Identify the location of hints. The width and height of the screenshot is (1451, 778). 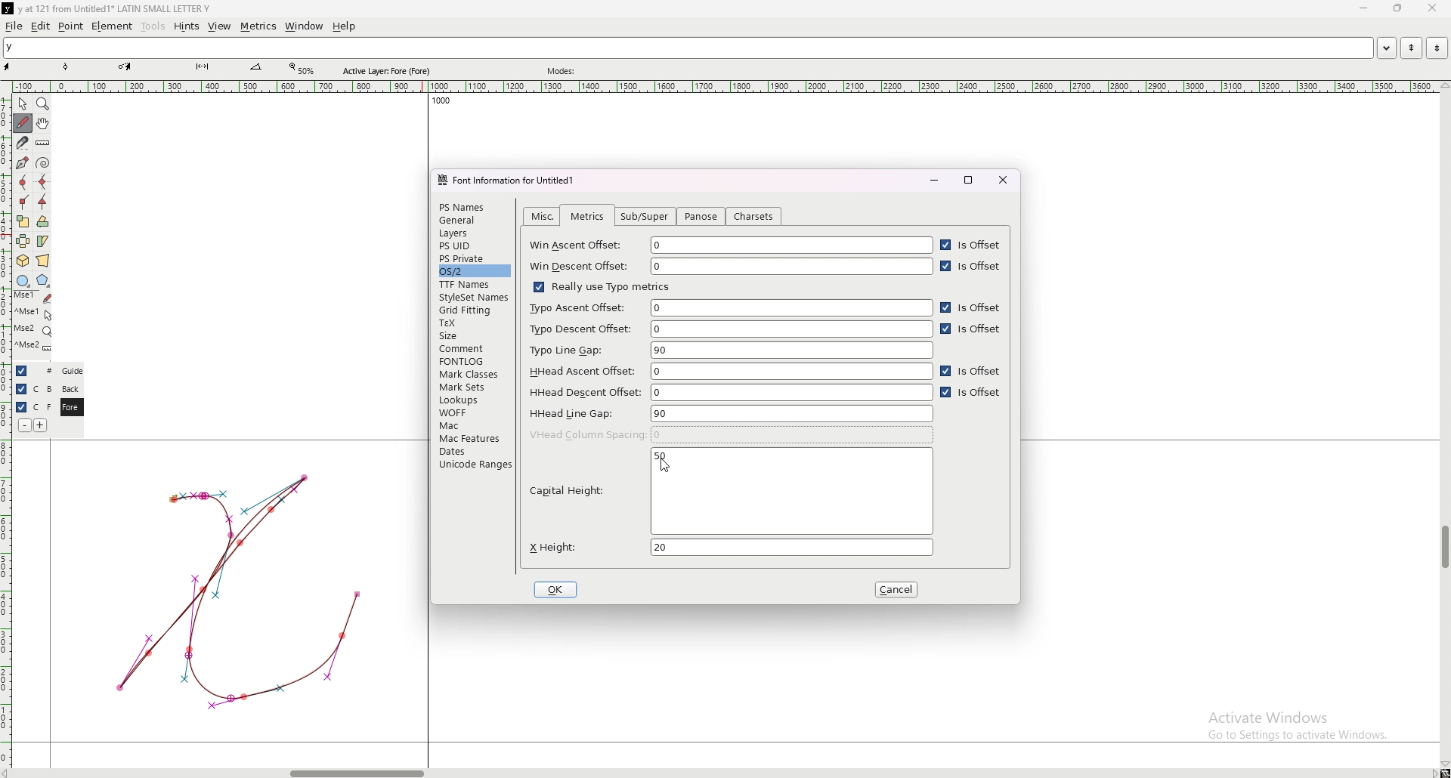
(185, 26).